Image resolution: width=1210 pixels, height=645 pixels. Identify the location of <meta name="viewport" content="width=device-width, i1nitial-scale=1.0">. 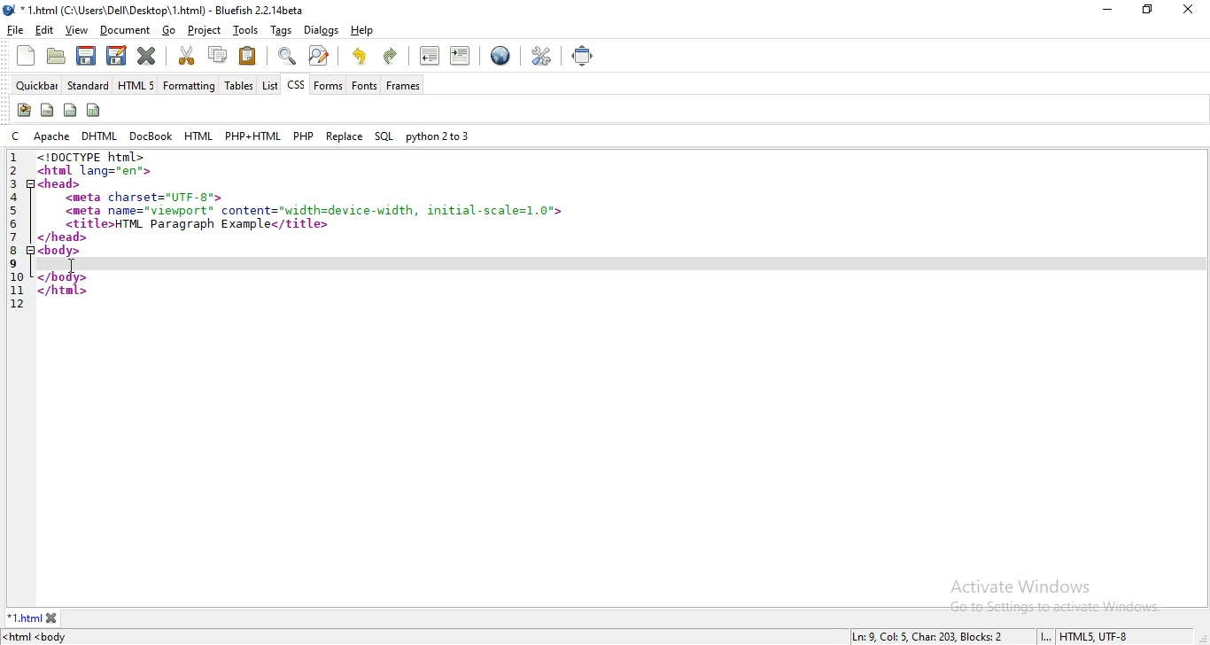
(315, 212).